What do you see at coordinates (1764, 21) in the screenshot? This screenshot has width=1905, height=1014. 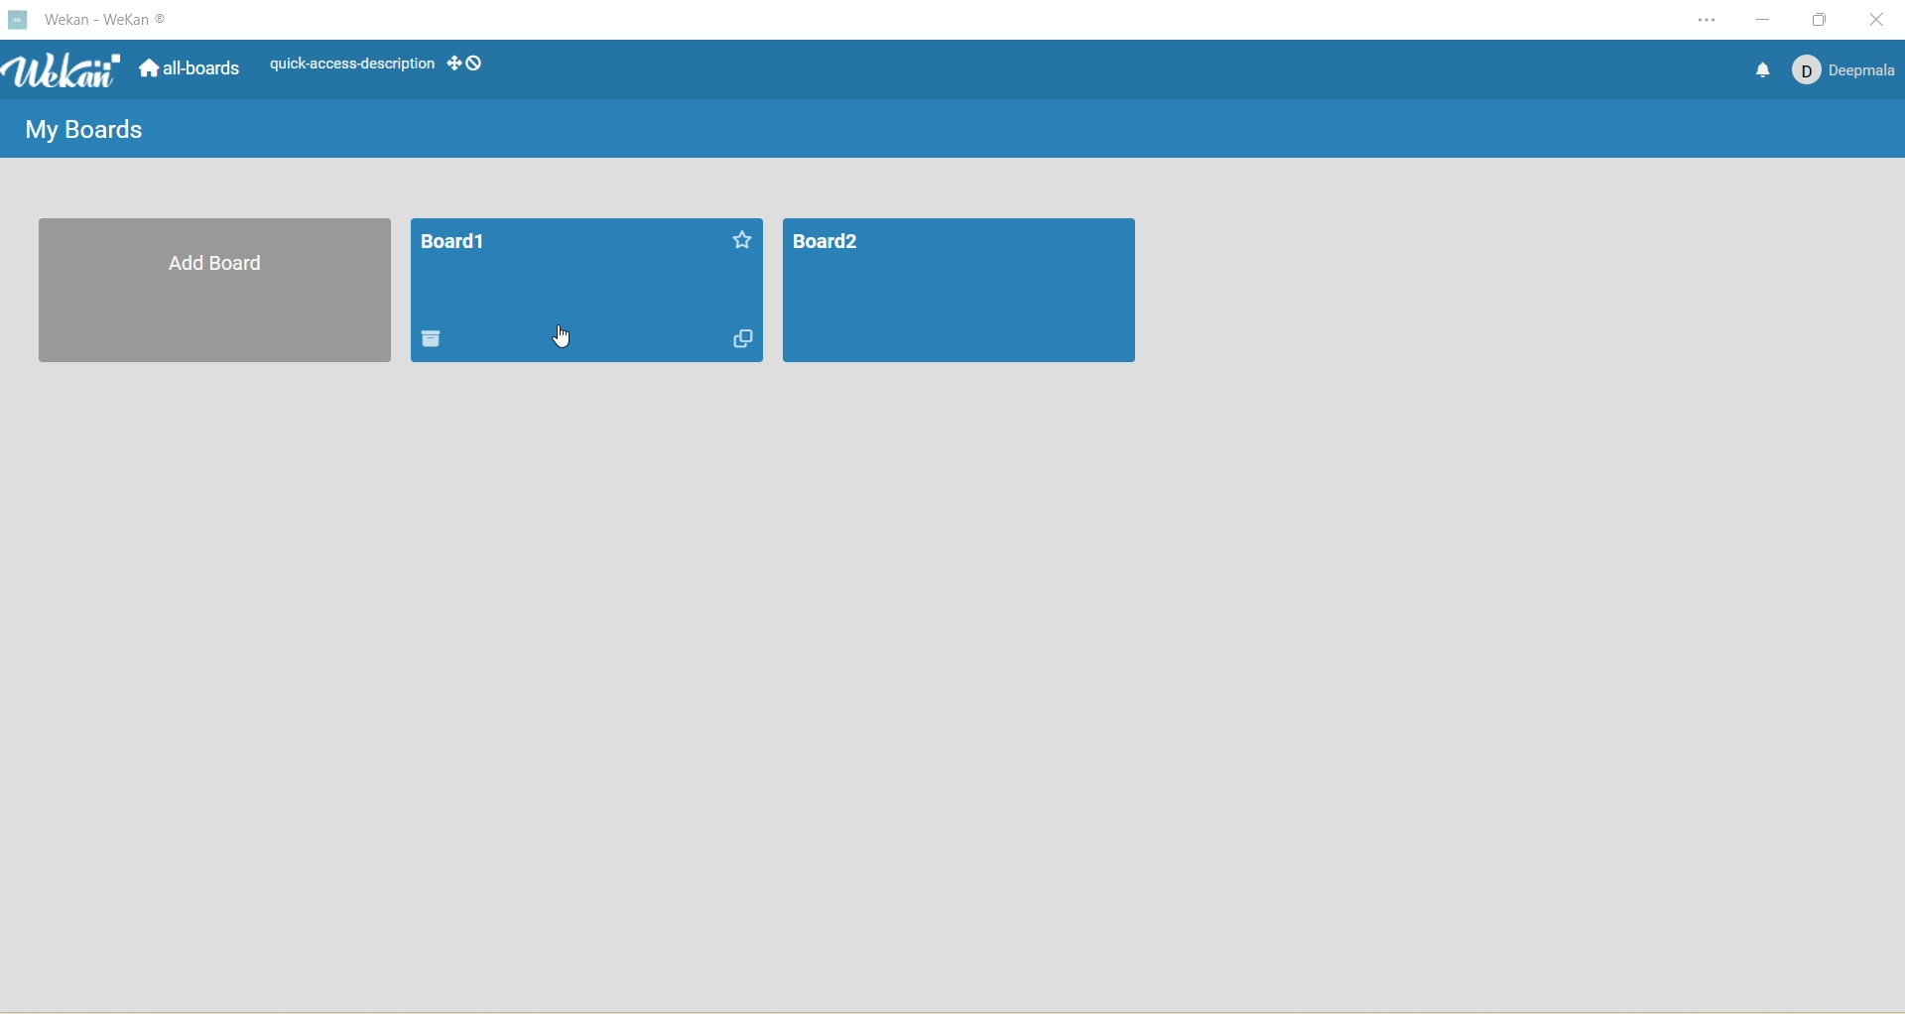 I see `minimize` at bounding box center [1764, 21].